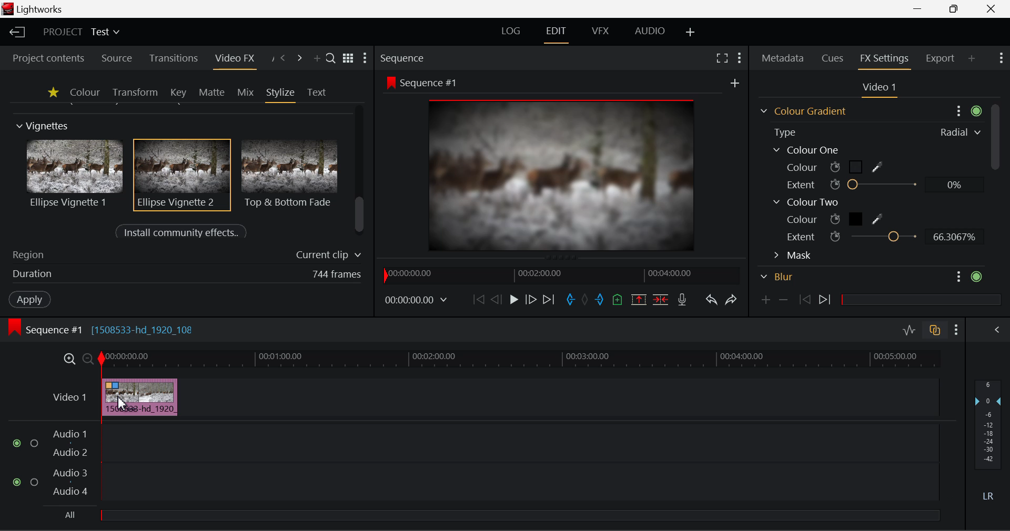  What do you see at coordinates (121, 405) in the screenshot?
I see `Effect DRAG_TO Cursor Position` at bounding box center [121, 405].